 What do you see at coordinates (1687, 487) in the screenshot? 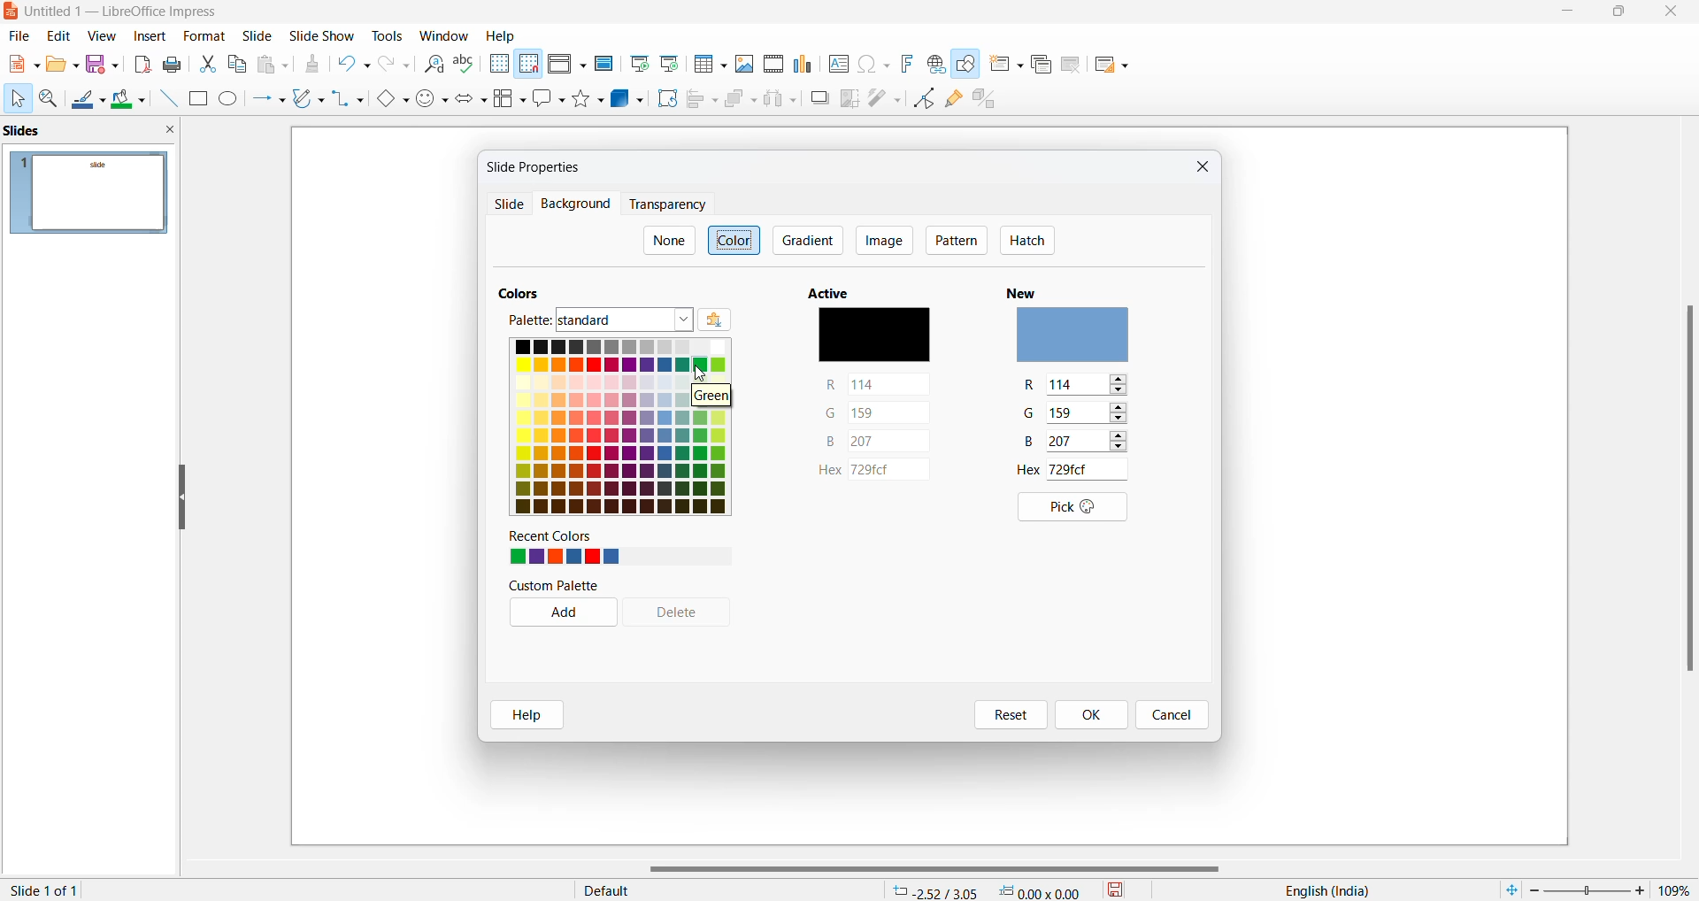
I see `scrollbar` at bounding box center [1687, 487].